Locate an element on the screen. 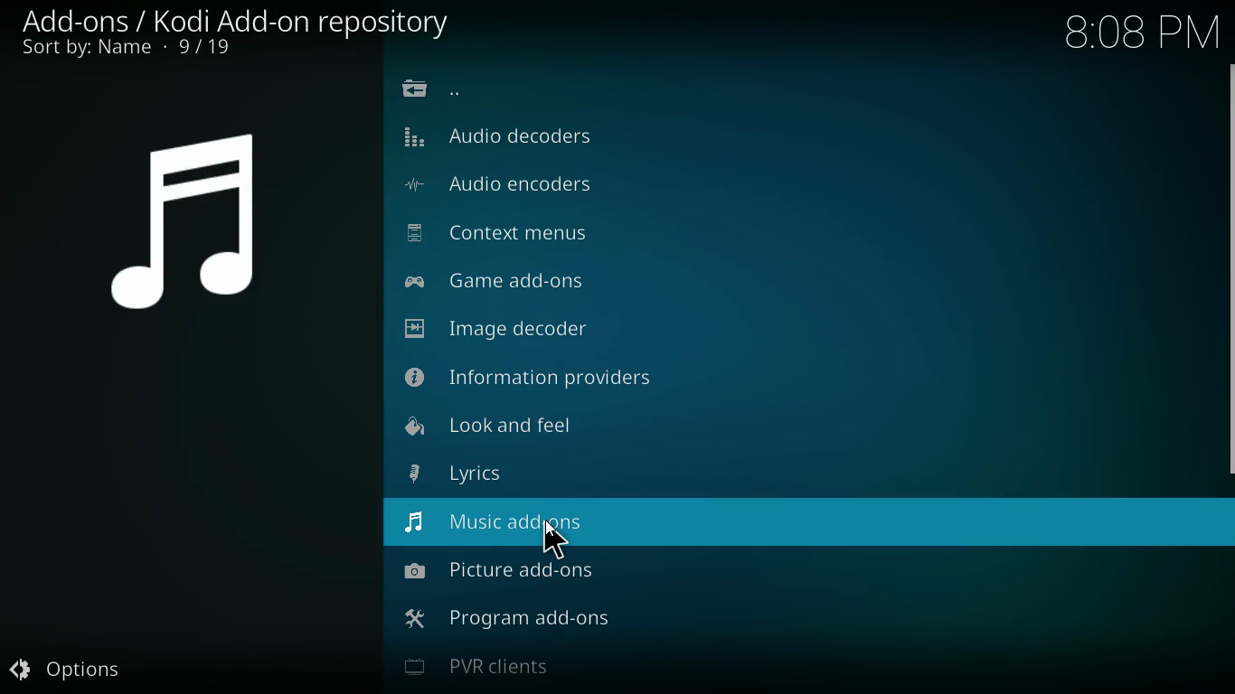 This screenshot has height=694, width=1235. previous is located at coordinates (441, 89).